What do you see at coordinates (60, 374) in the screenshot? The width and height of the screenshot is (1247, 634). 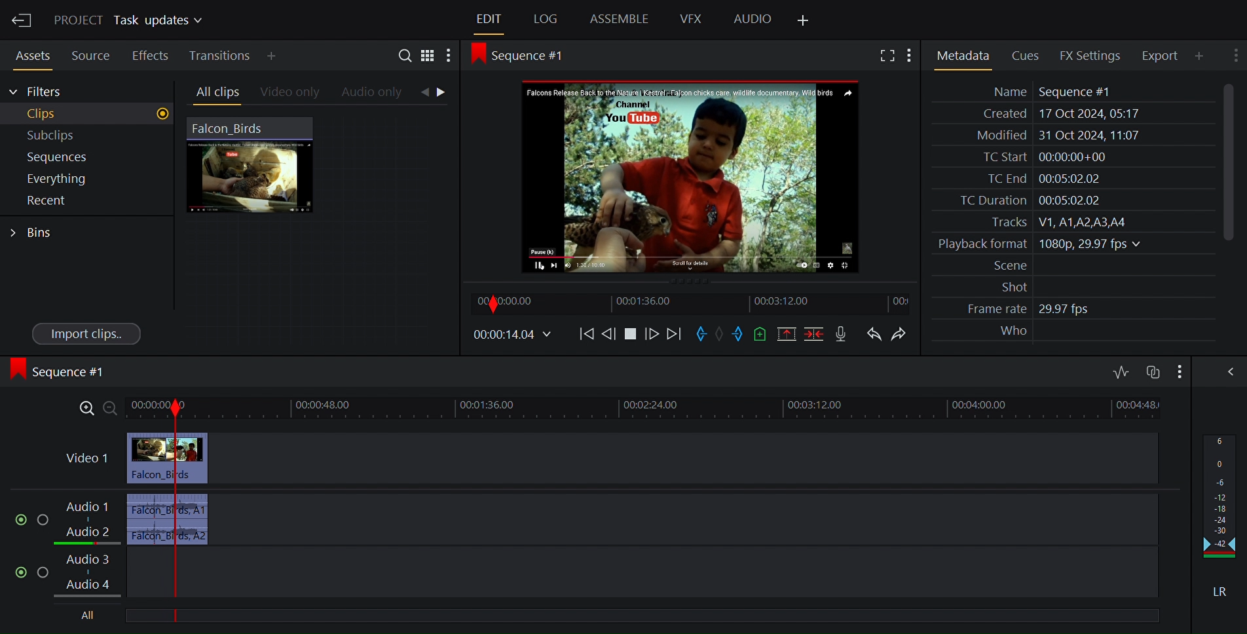 I see `Sequence #1` at bounding box center [60, 374].